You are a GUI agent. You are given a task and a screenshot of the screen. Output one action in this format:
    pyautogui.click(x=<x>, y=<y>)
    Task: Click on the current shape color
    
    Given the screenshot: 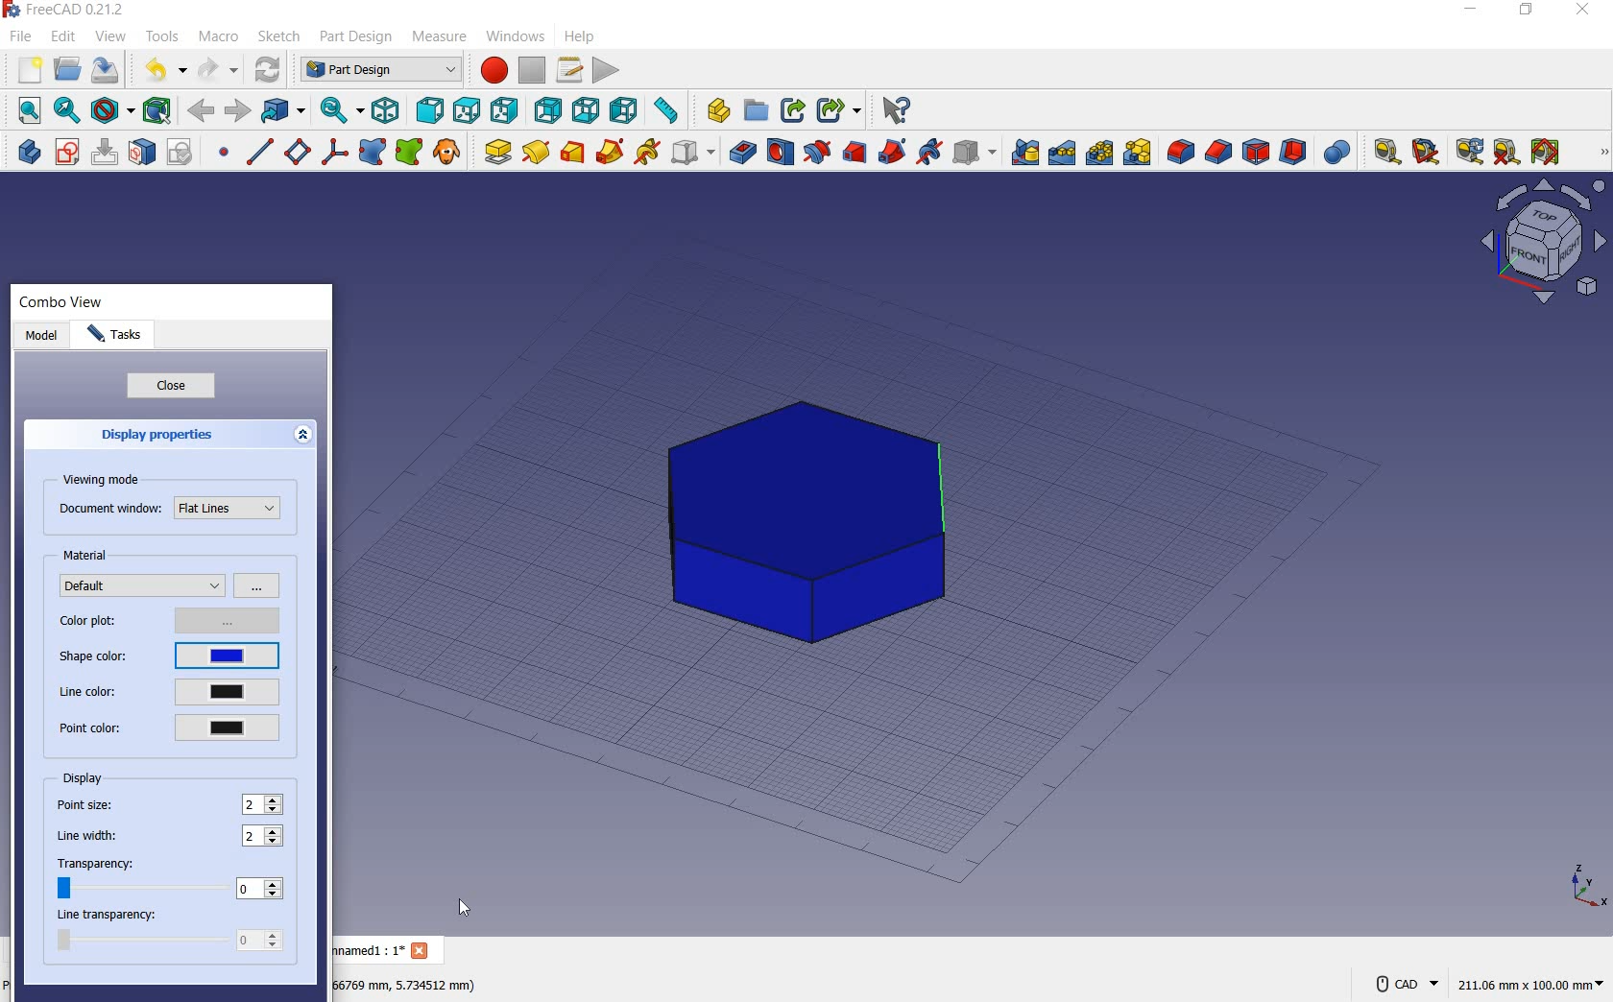 What is the action you would take?
    pyautogui.click(x=227, y=656)
    